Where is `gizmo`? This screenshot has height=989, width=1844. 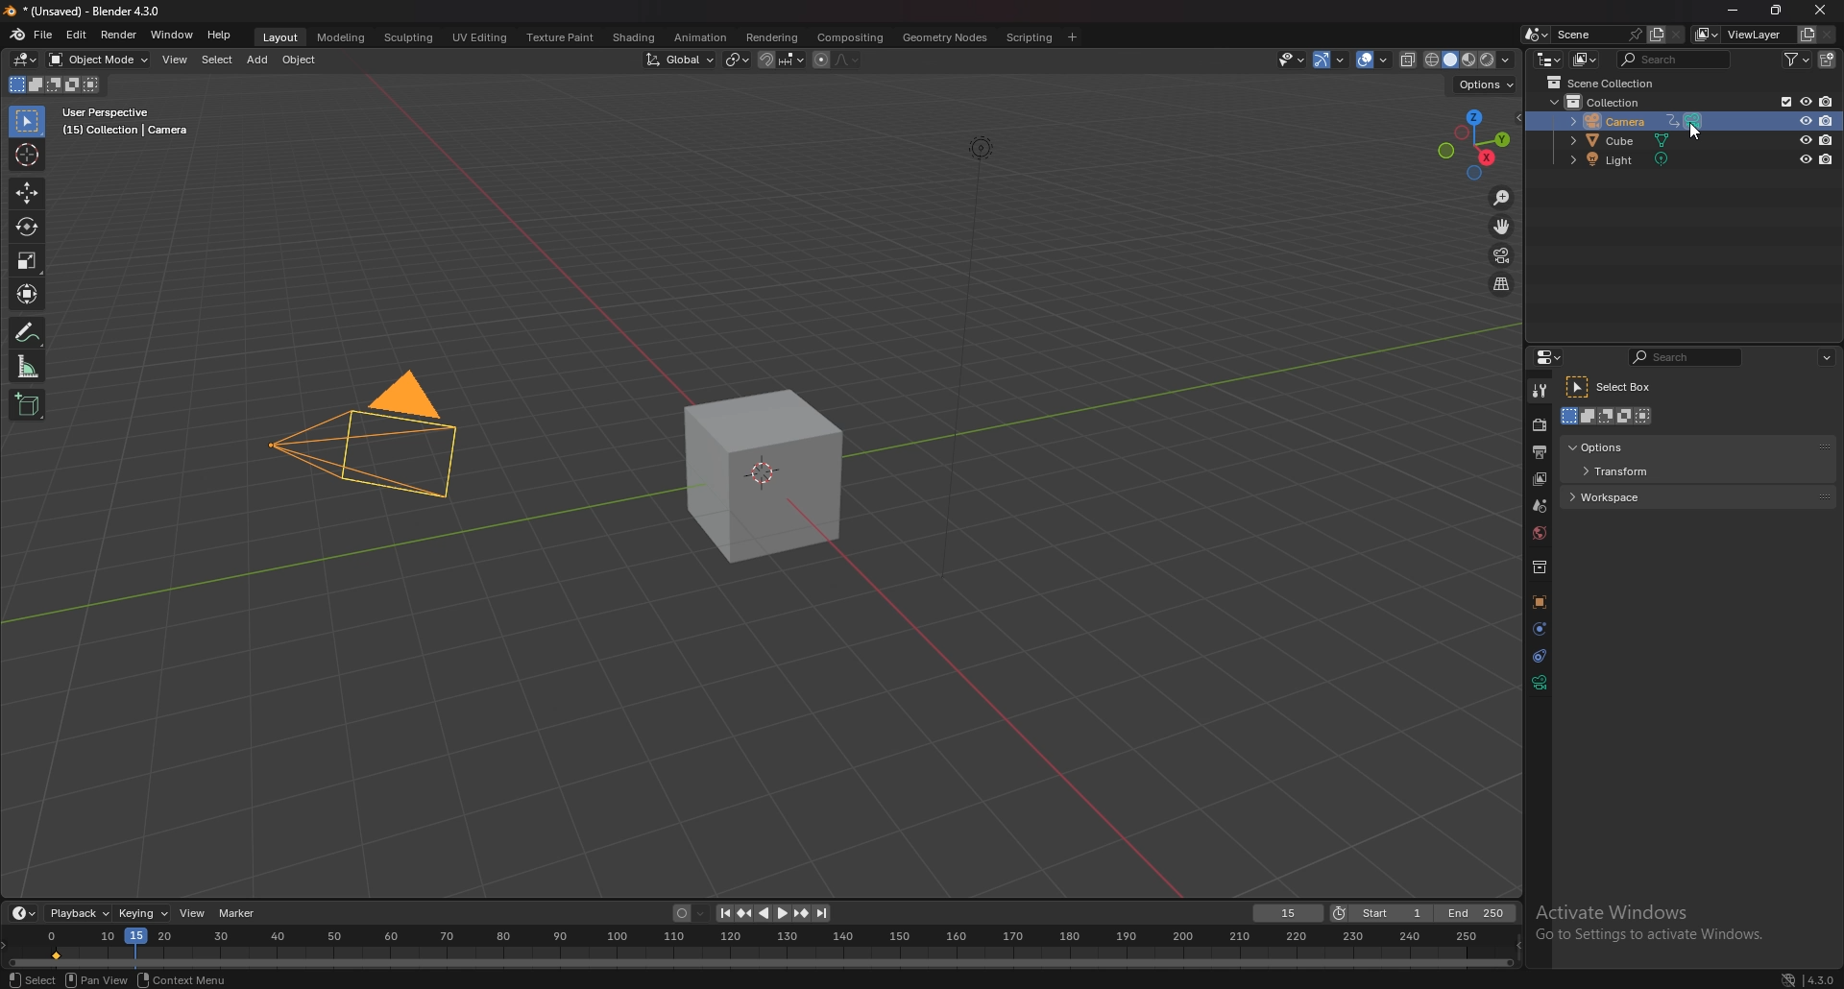
gizmo is located at coordinates (1330, 60).